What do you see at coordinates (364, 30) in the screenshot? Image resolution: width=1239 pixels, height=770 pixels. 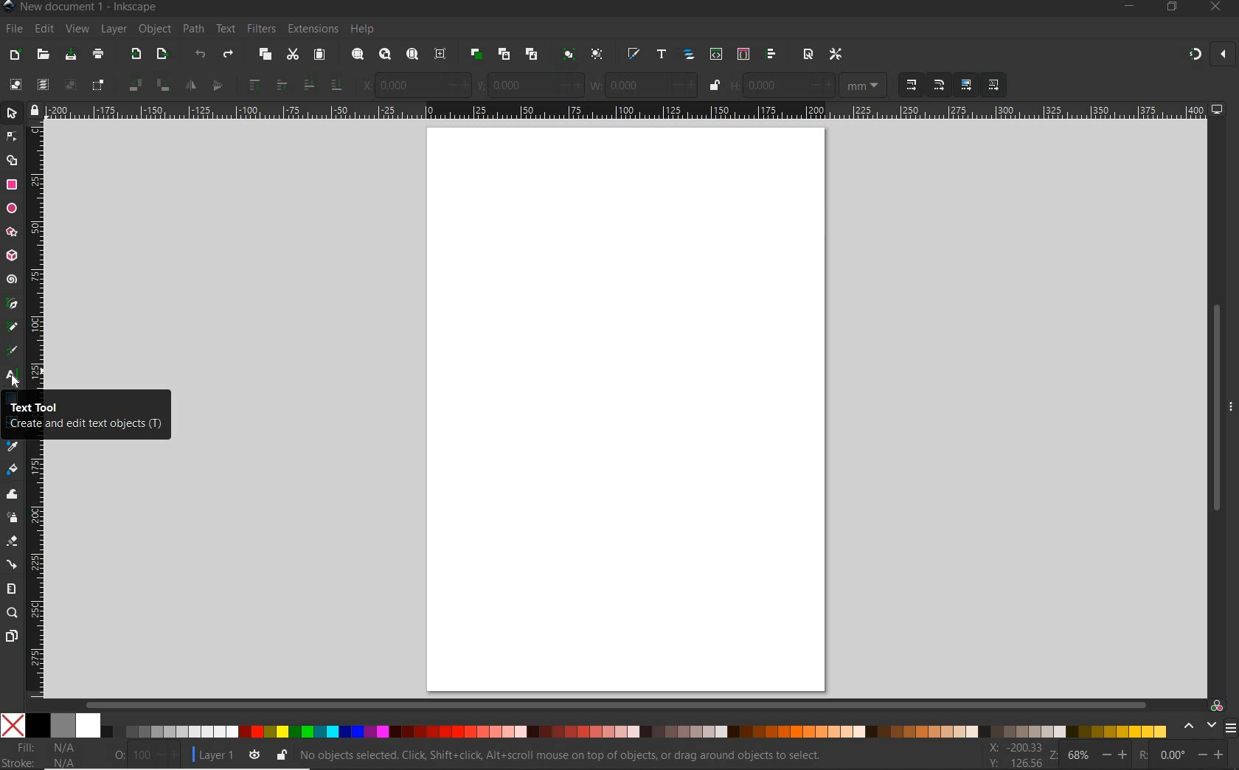 I see `help` at bounding box center [364, 30].